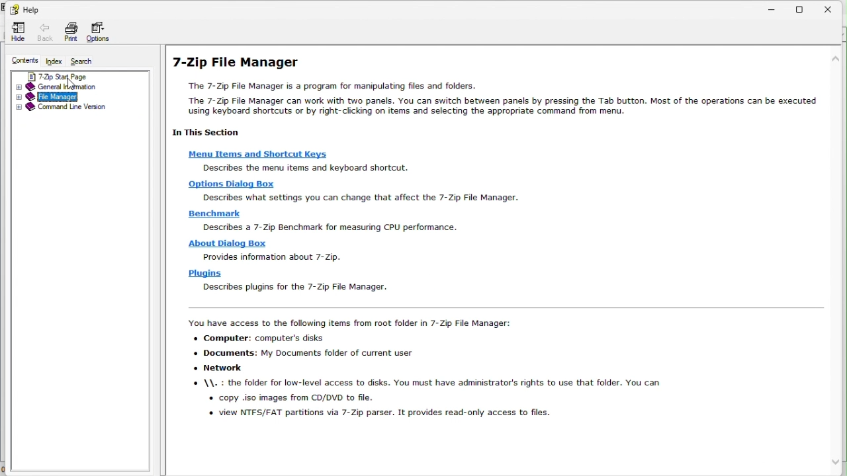 The width and height of the screenshot is (847, 476). Describe the element at coordinates (772, 8) in the screenshot. I see `Minimize` at that location.